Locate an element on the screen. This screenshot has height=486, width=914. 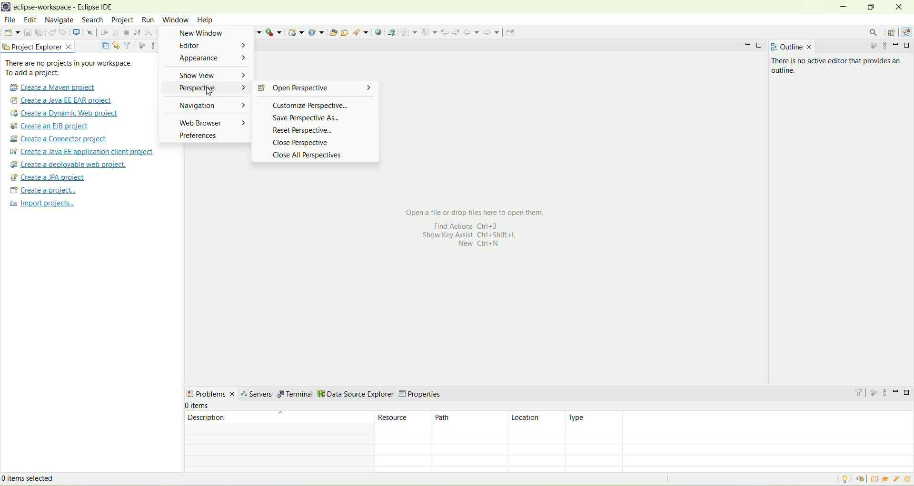
maximize is located at coordinates (869, 6).